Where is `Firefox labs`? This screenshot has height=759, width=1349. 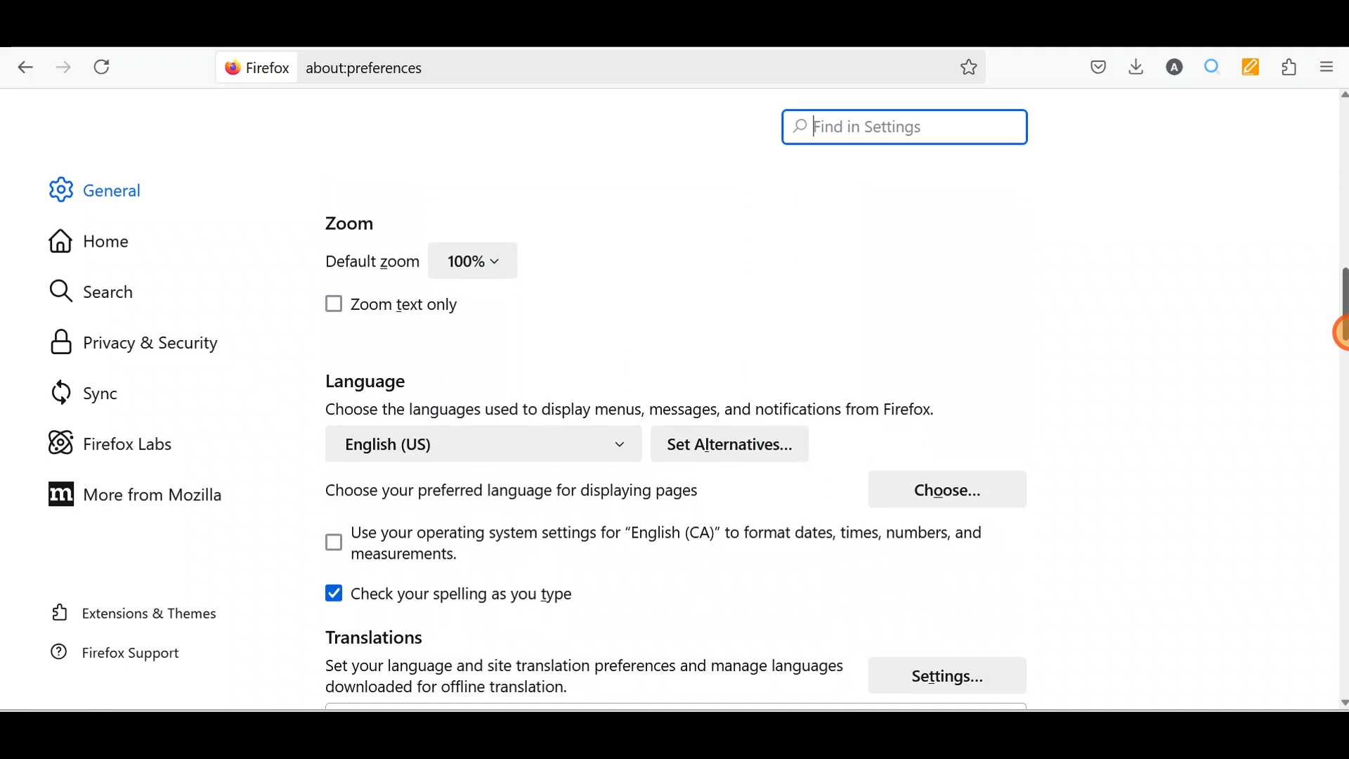
Firefox labs is located at coordinates (115, 443).